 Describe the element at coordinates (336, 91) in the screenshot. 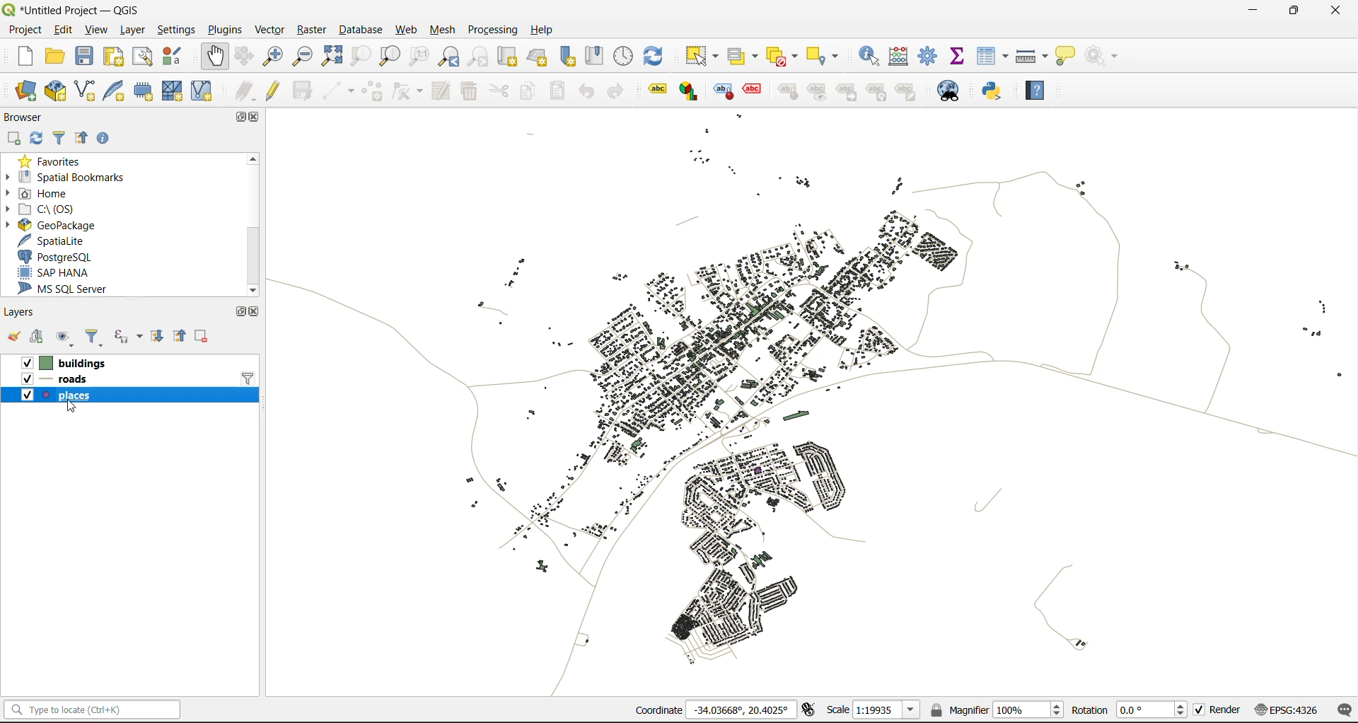

I see `digitize` at that location.